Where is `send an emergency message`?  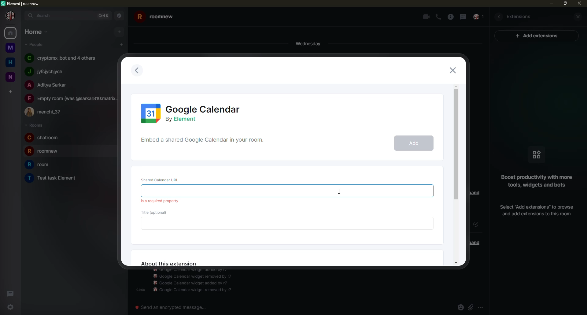 send an emergency message is located at coordinates (174, 308).